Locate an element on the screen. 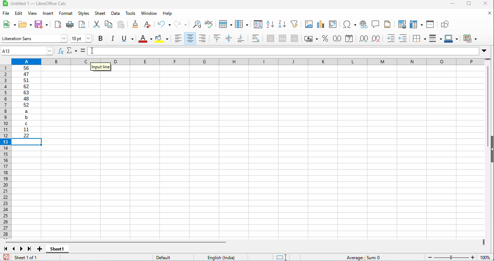 Image resolution: width=494 pixels, height=261 pixels. font size is located at coordinates (81, 38).